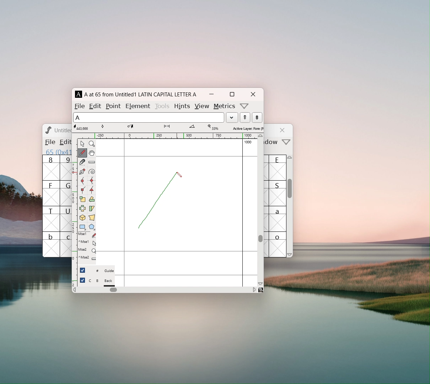  Describe the element at coordinates (79, 94) in the screenshot. I see `A` at that location.